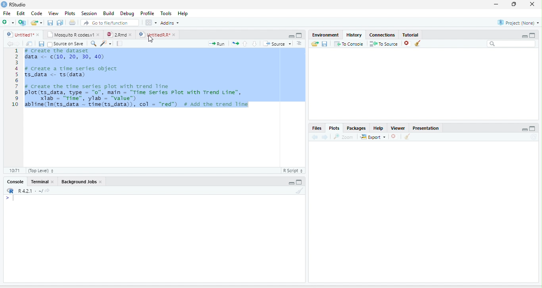 The image size is (542, 288). What do you see at coordinates (291, 36) in the screenshot?
I see `Minimize` at bounding box center [291, 36].